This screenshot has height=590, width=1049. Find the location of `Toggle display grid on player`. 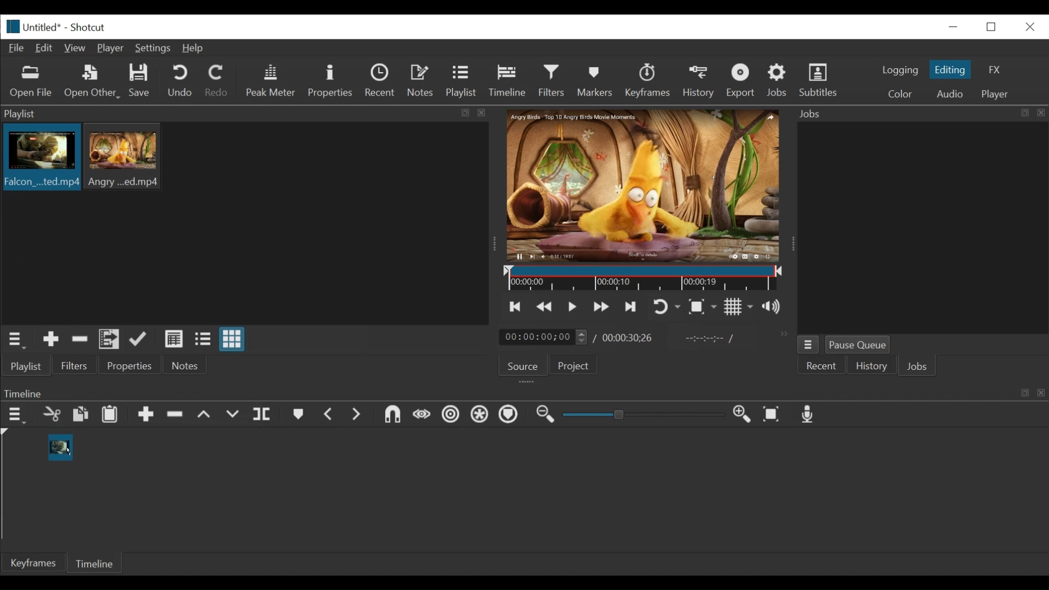

Toggle display grid on player is located at coordinates (739, 306).